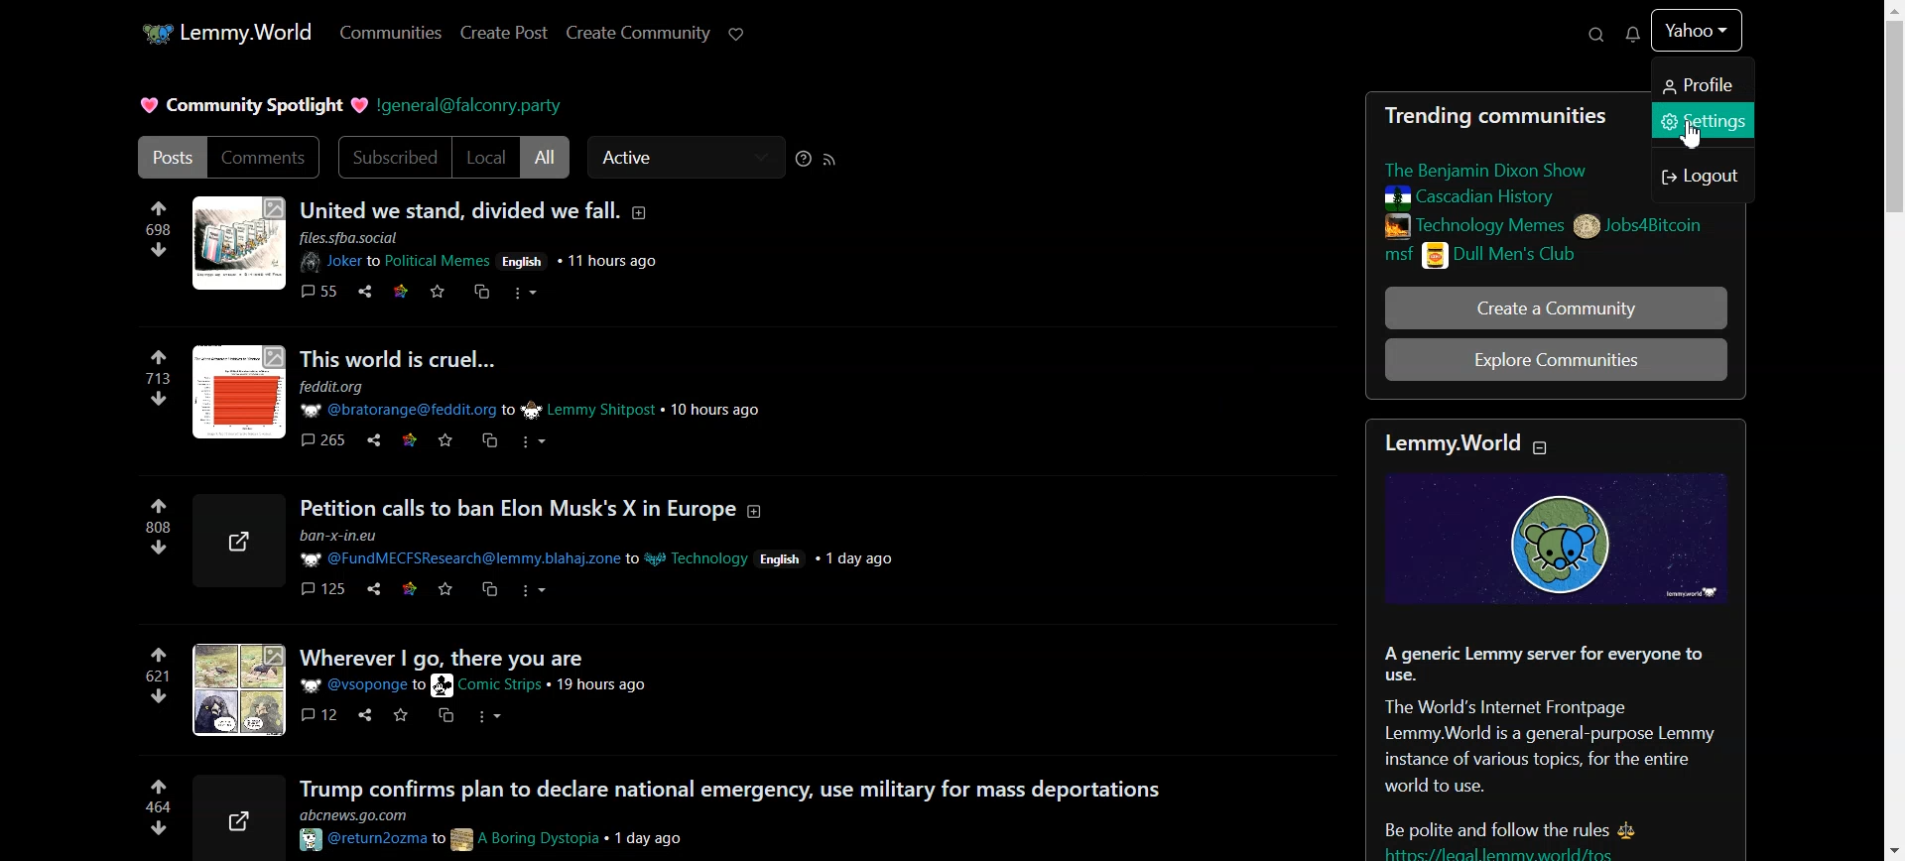 This screenshot has width=1905, height=861. What do you see at coordinates (444, 839) in the screenshot?
I see `usernames` at bounding box center [444, 839].